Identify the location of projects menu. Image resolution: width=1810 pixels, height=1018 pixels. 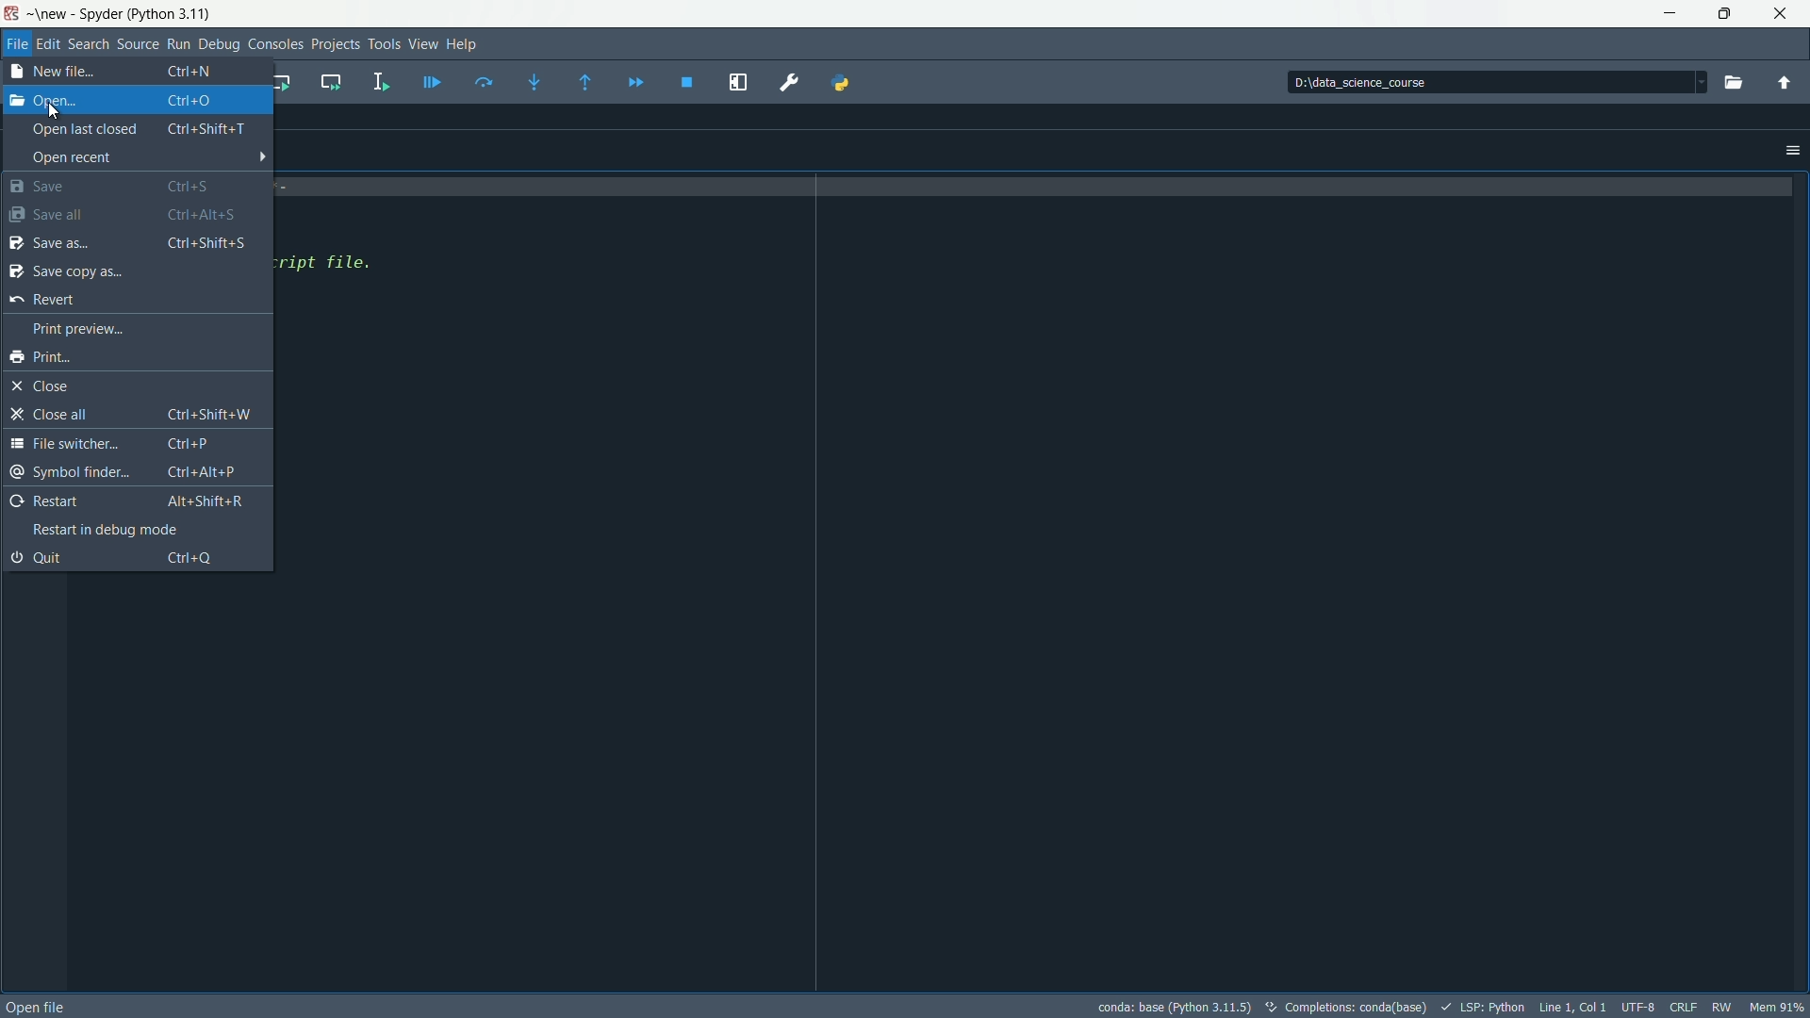
(337, 44).